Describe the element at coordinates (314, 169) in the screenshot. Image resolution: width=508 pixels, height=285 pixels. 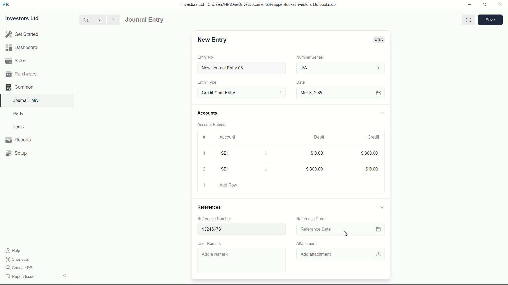
I see `$300.00` at that location.